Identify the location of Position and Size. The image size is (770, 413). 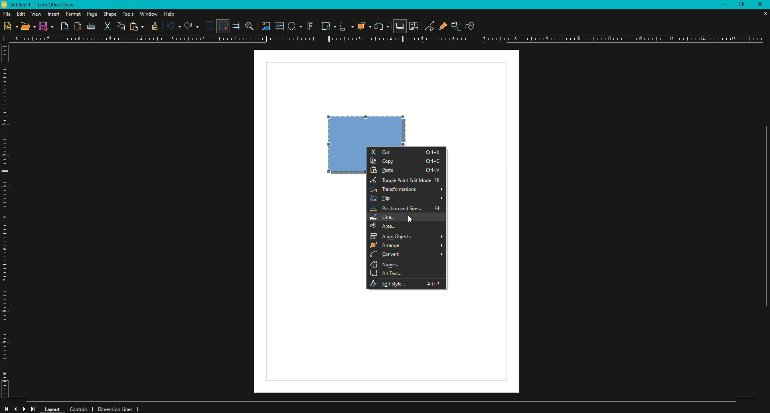
(407, 208).